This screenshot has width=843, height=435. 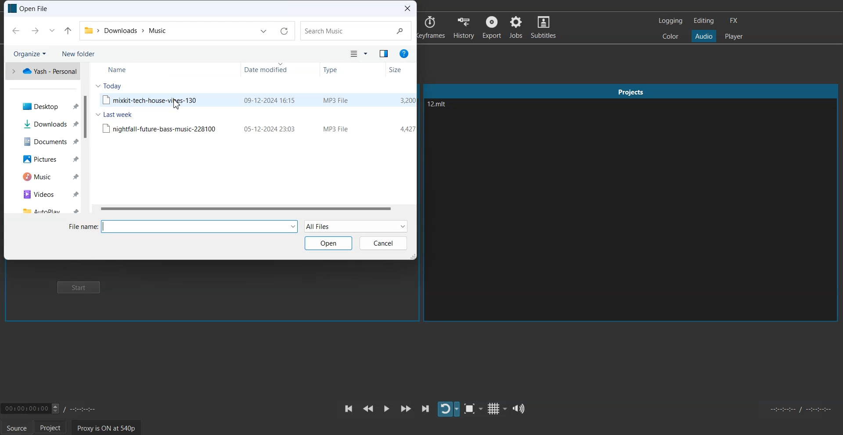 I want to click on Cancel, so click(x=384, y=243).